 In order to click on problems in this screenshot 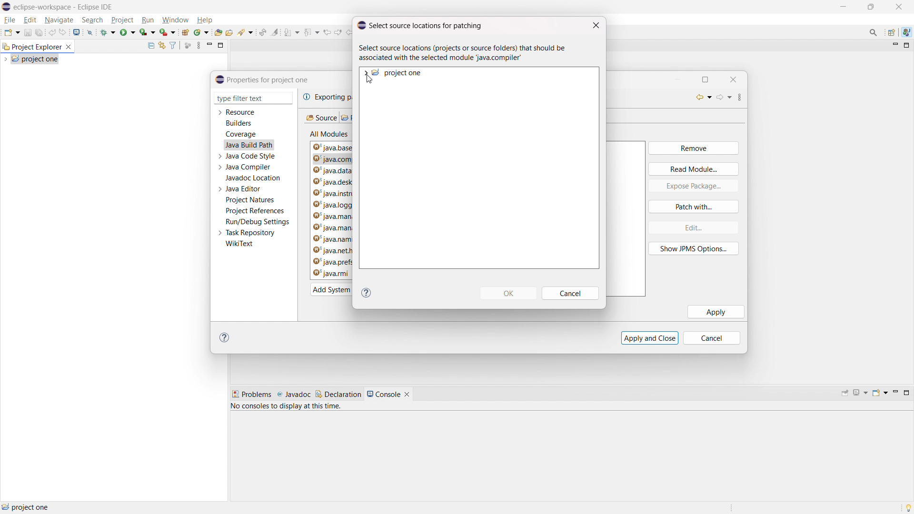, I will do `click(251, 395)`.